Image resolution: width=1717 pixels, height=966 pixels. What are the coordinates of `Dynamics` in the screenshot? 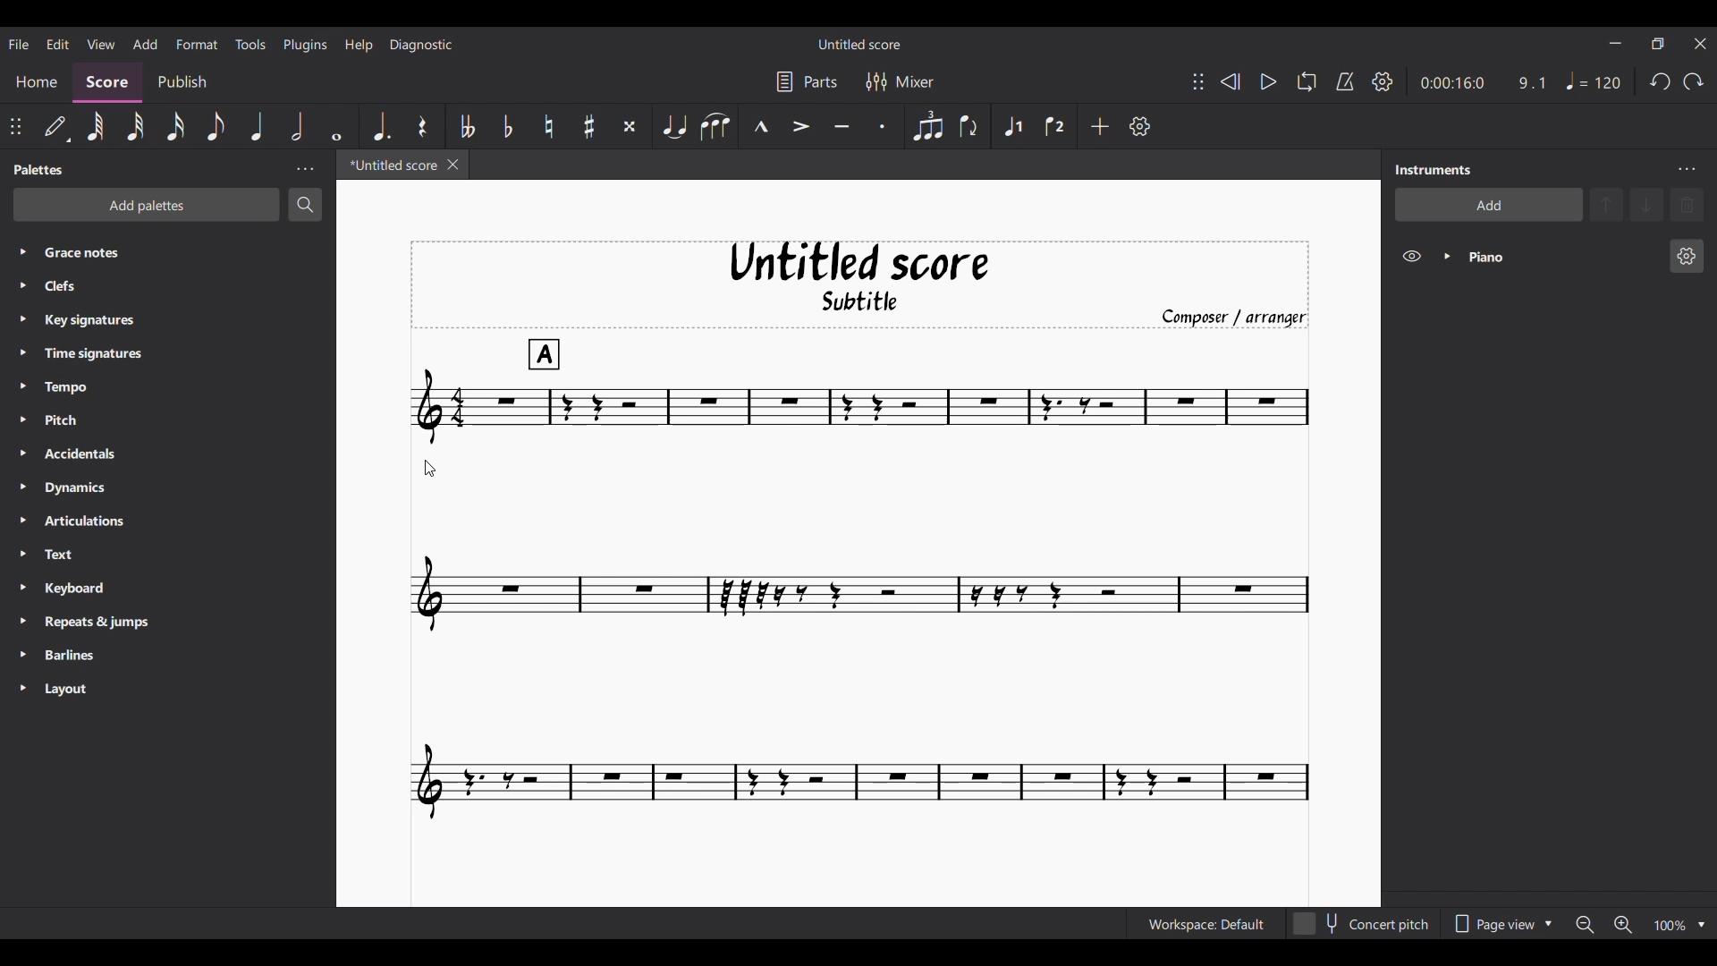 It's located at (106, 489).